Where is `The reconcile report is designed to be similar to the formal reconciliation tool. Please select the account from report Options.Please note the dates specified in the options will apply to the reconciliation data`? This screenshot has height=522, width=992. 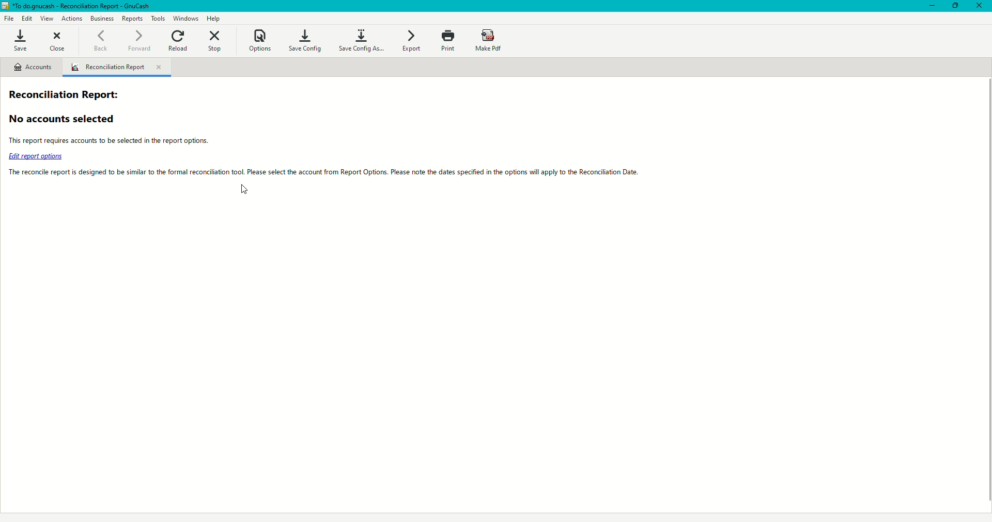 The reconcile report is designed to be similar to the formal reconciliation tool. Please select the account from report Options.Please note the dates specified in the options will apply to the reconciliation data is located at coordinates (326, 173).